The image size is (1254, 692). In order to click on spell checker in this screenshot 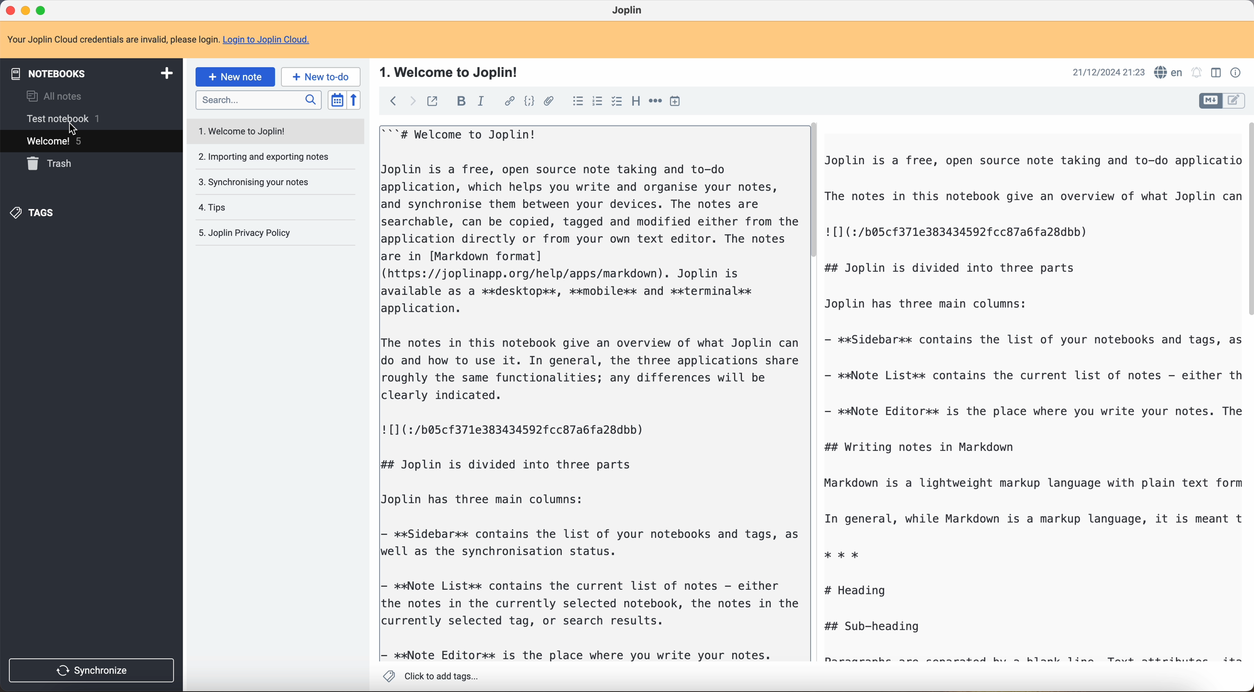, I will do `click(1169, 71)`.